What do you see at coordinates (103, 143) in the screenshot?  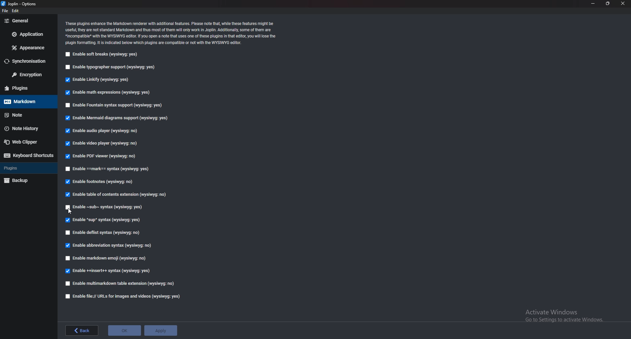 I see `Enable video player` at bounding box center [103, 143].